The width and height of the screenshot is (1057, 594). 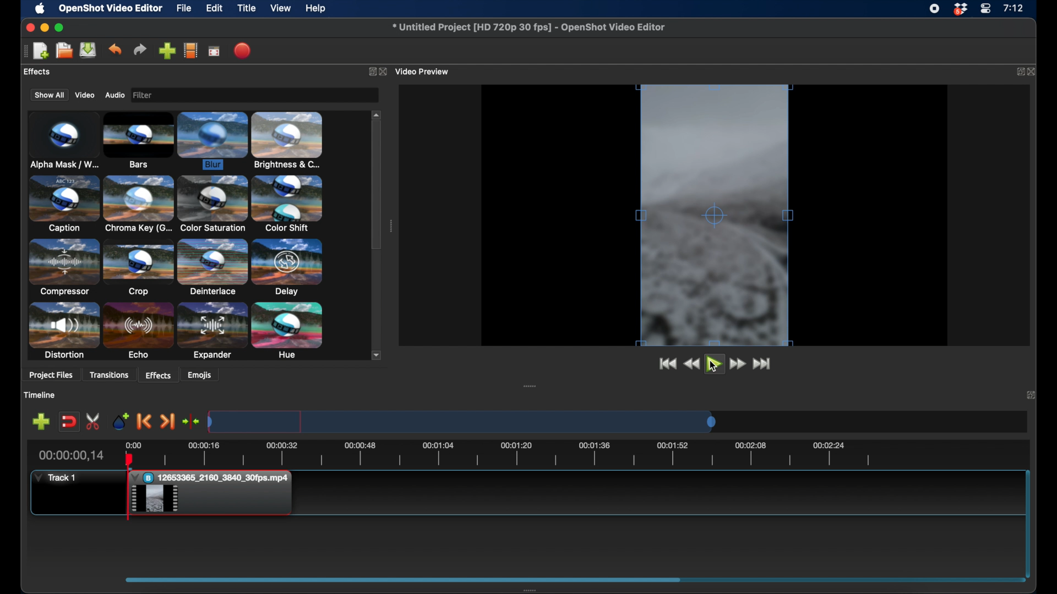 I want to click on show all, so click(x=48, y=95).